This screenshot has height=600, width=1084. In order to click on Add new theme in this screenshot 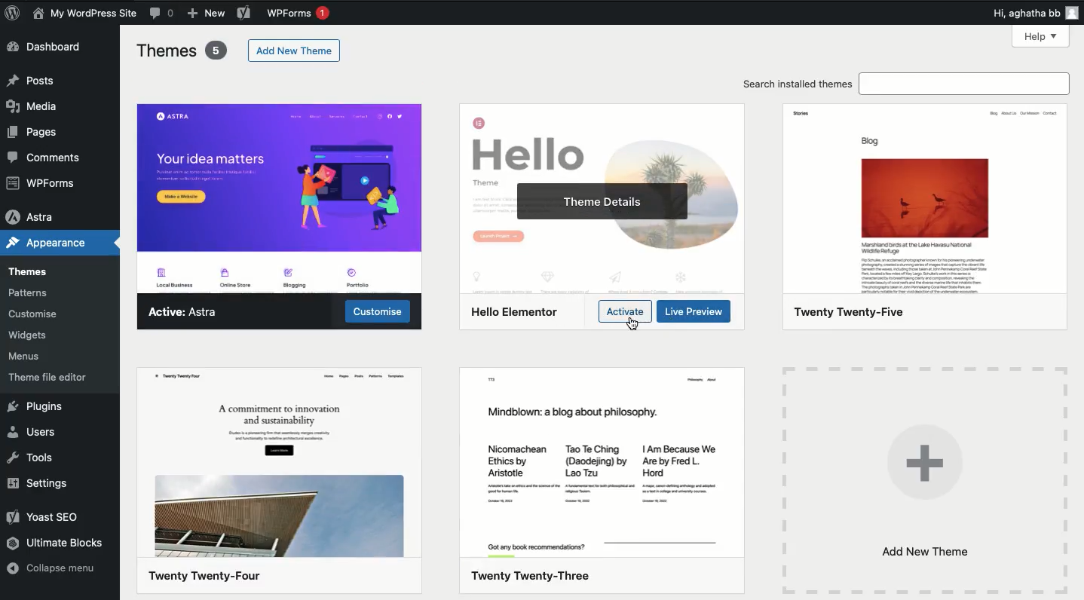, I will do `click(924, 479)`.